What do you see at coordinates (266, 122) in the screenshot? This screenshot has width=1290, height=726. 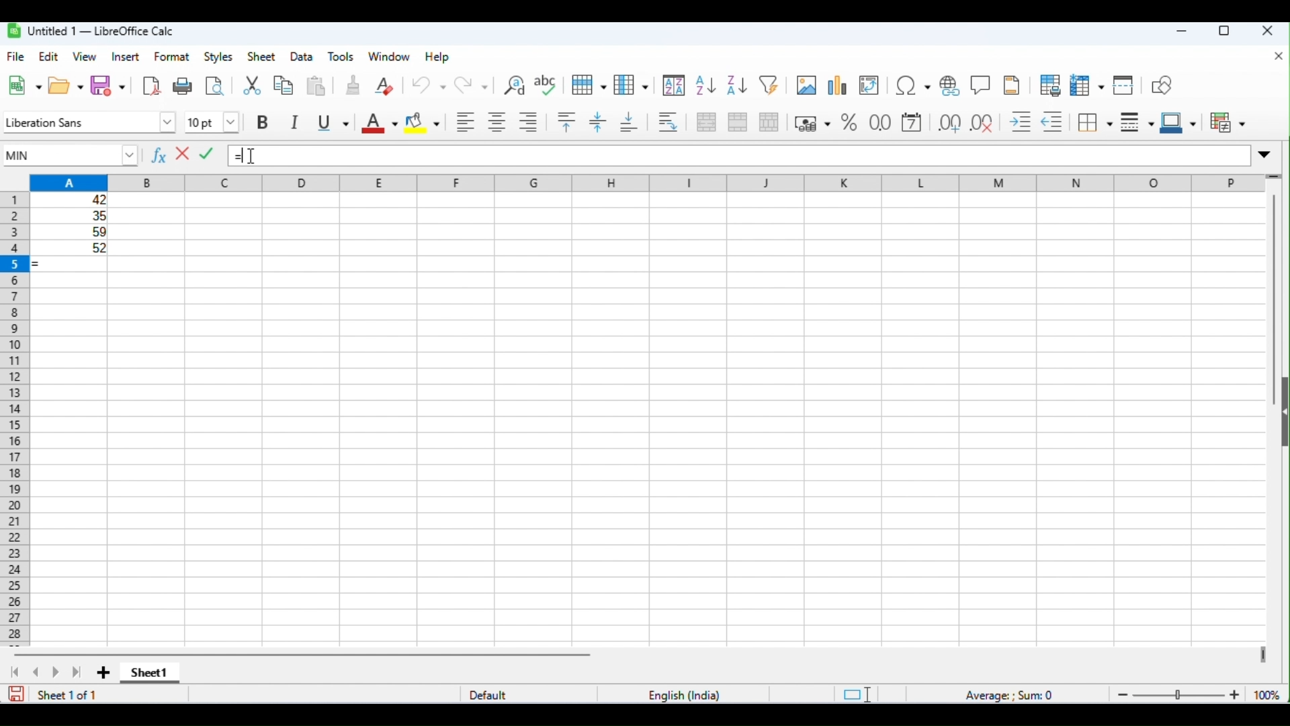 I see `bold` at bounding box center [266, 122].